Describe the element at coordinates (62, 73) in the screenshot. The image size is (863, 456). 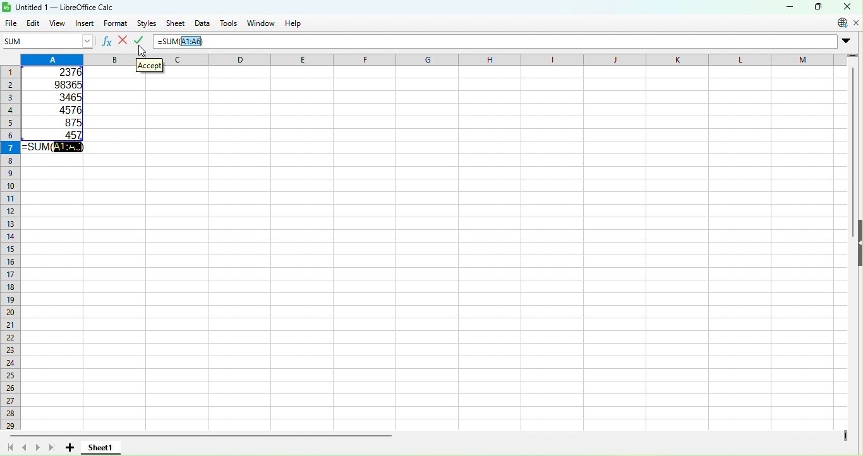
I see `2376` at that location.